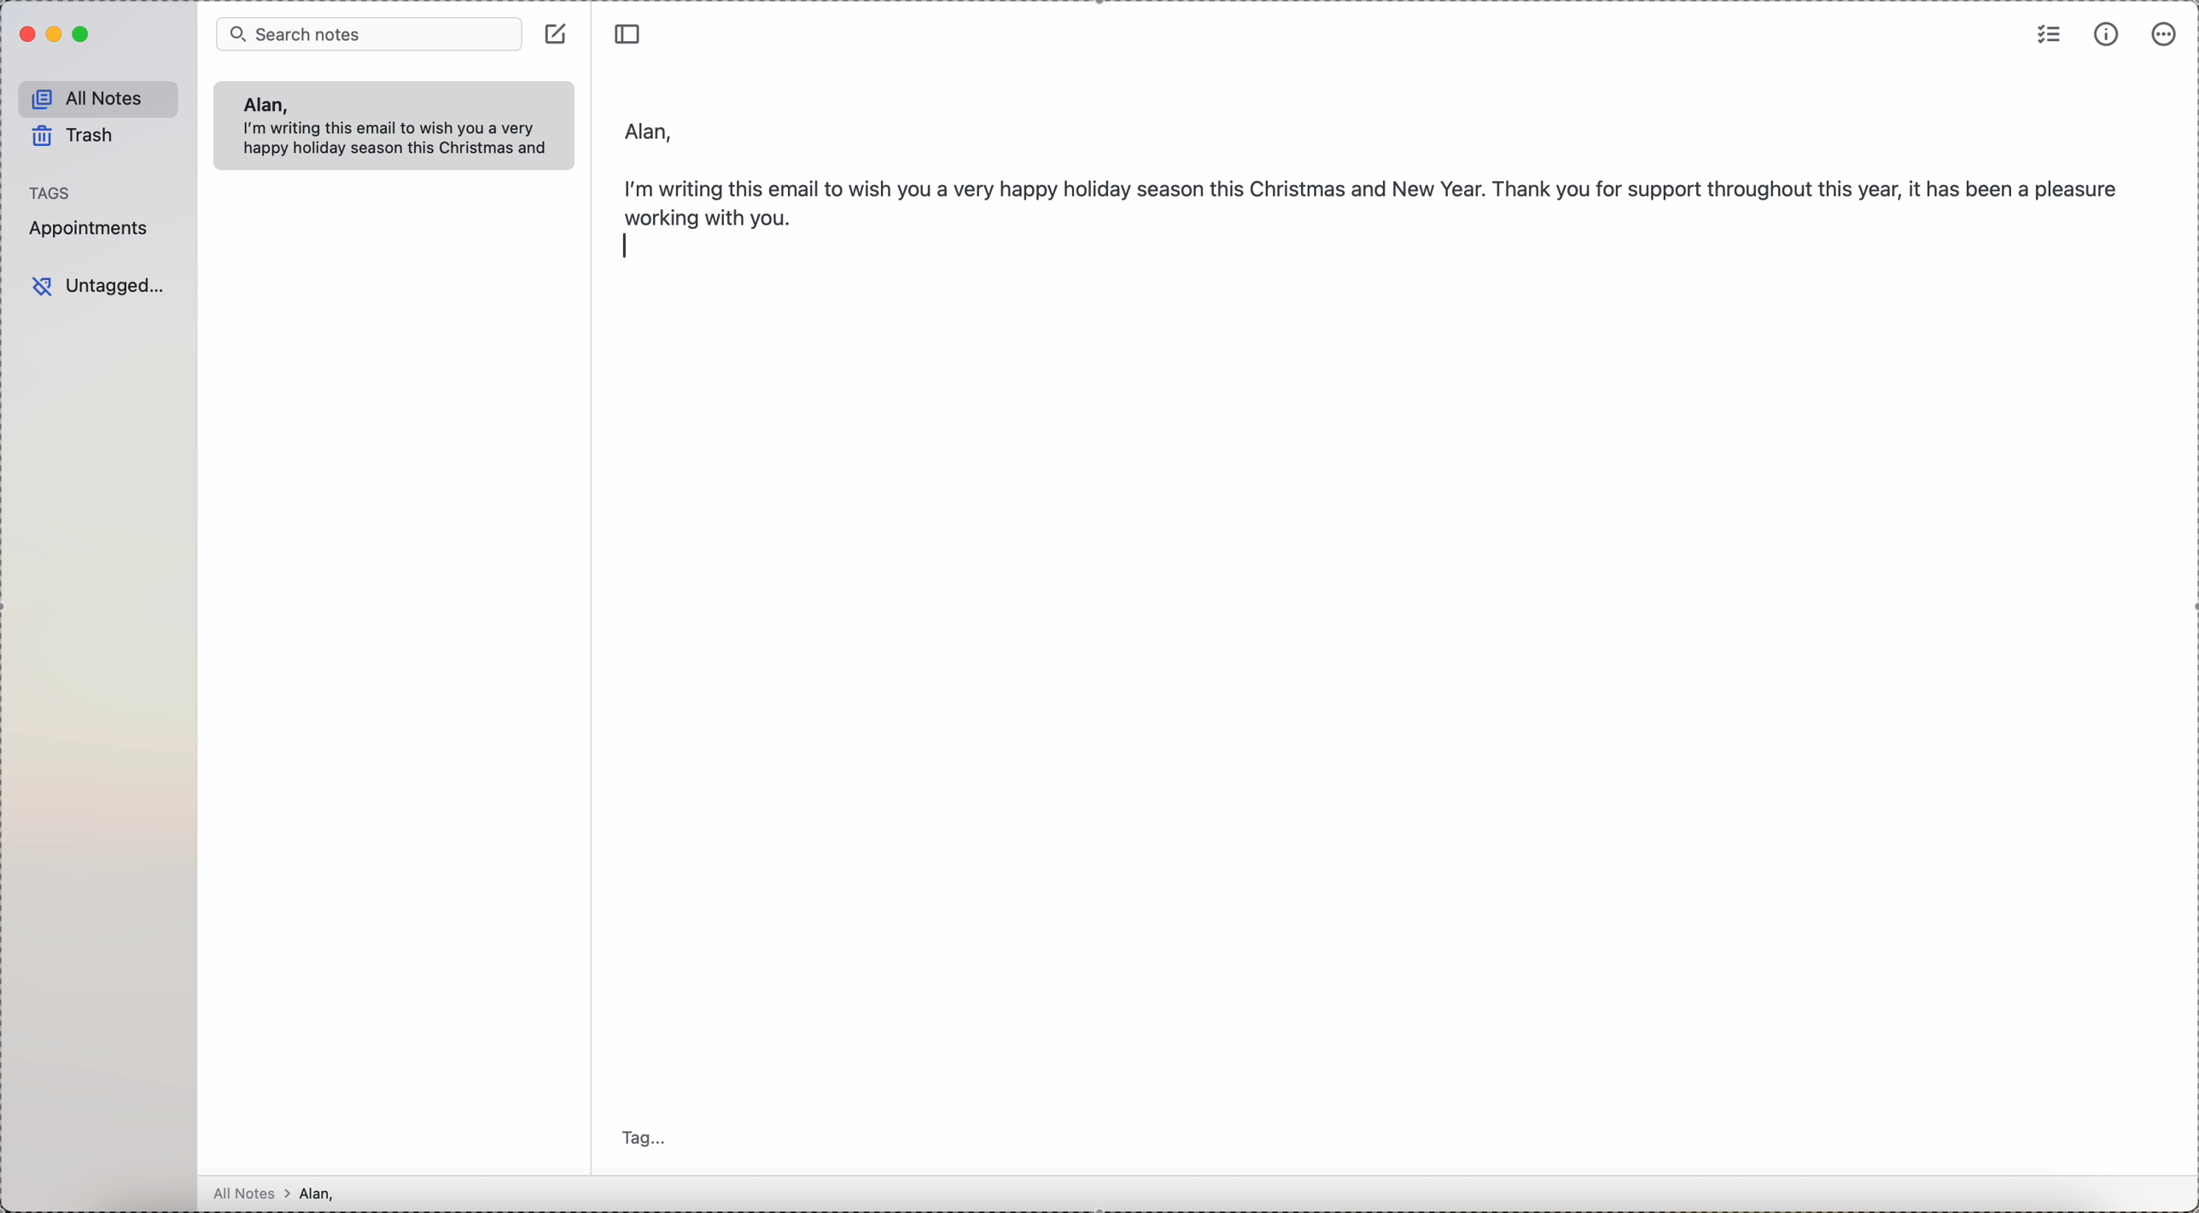 This screenshot has width=2199, height=1213. What do you see at coordinates (76, 139) in the screenshot?
I see `trash` at bounding box center [76, 139].